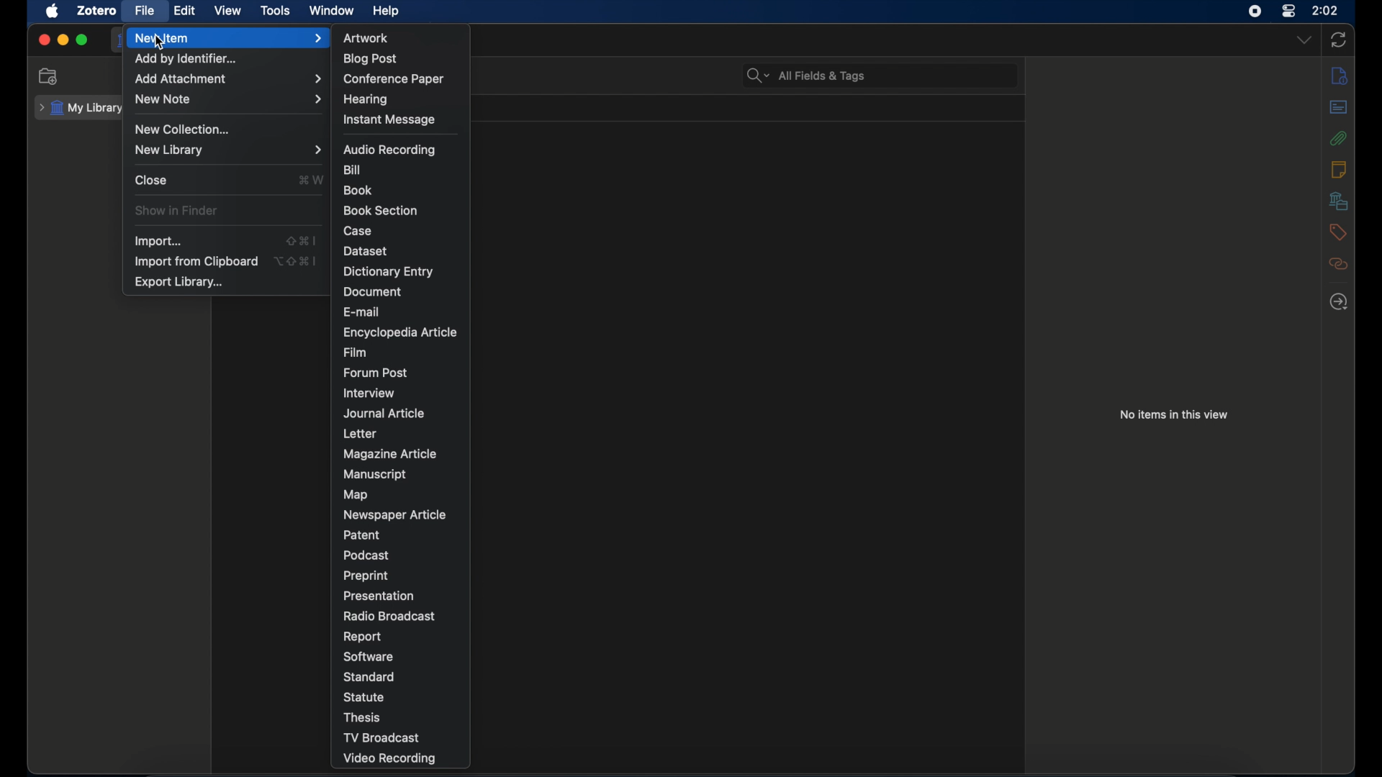 This screenshot has height=777, width=1382. I want to click on export library, so click(181, 282).